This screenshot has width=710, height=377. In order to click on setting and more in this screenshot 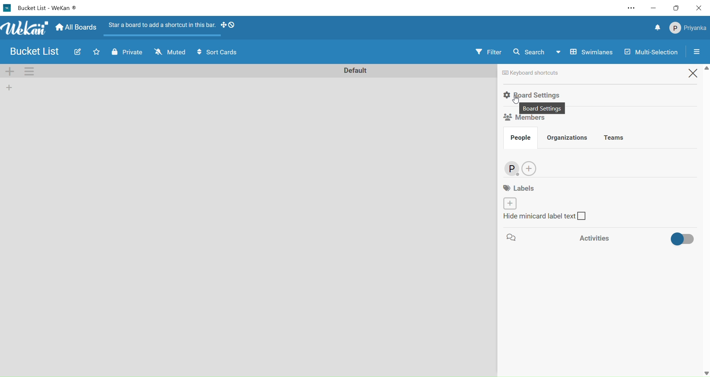, I will do `click(631, 9)`.